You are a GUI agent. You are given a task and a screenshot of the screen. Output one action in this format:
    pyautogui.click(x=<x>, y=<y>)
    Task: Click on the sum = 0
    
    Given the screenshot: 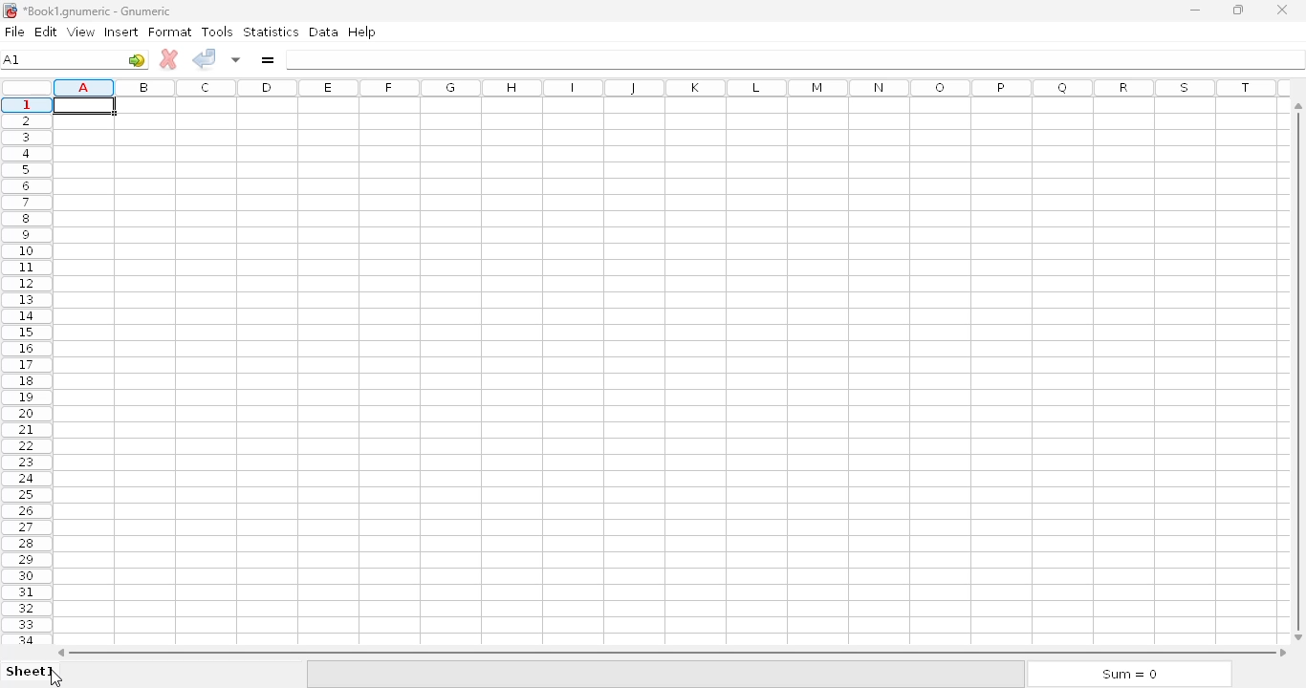 What is the action you would take?
    pyautogui.click(x=1129, y=675)
    